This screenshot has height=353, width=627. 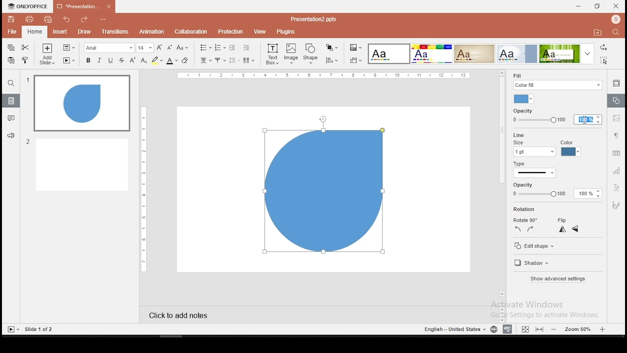 I want to click on zoom in, so click(x=555, y=329).